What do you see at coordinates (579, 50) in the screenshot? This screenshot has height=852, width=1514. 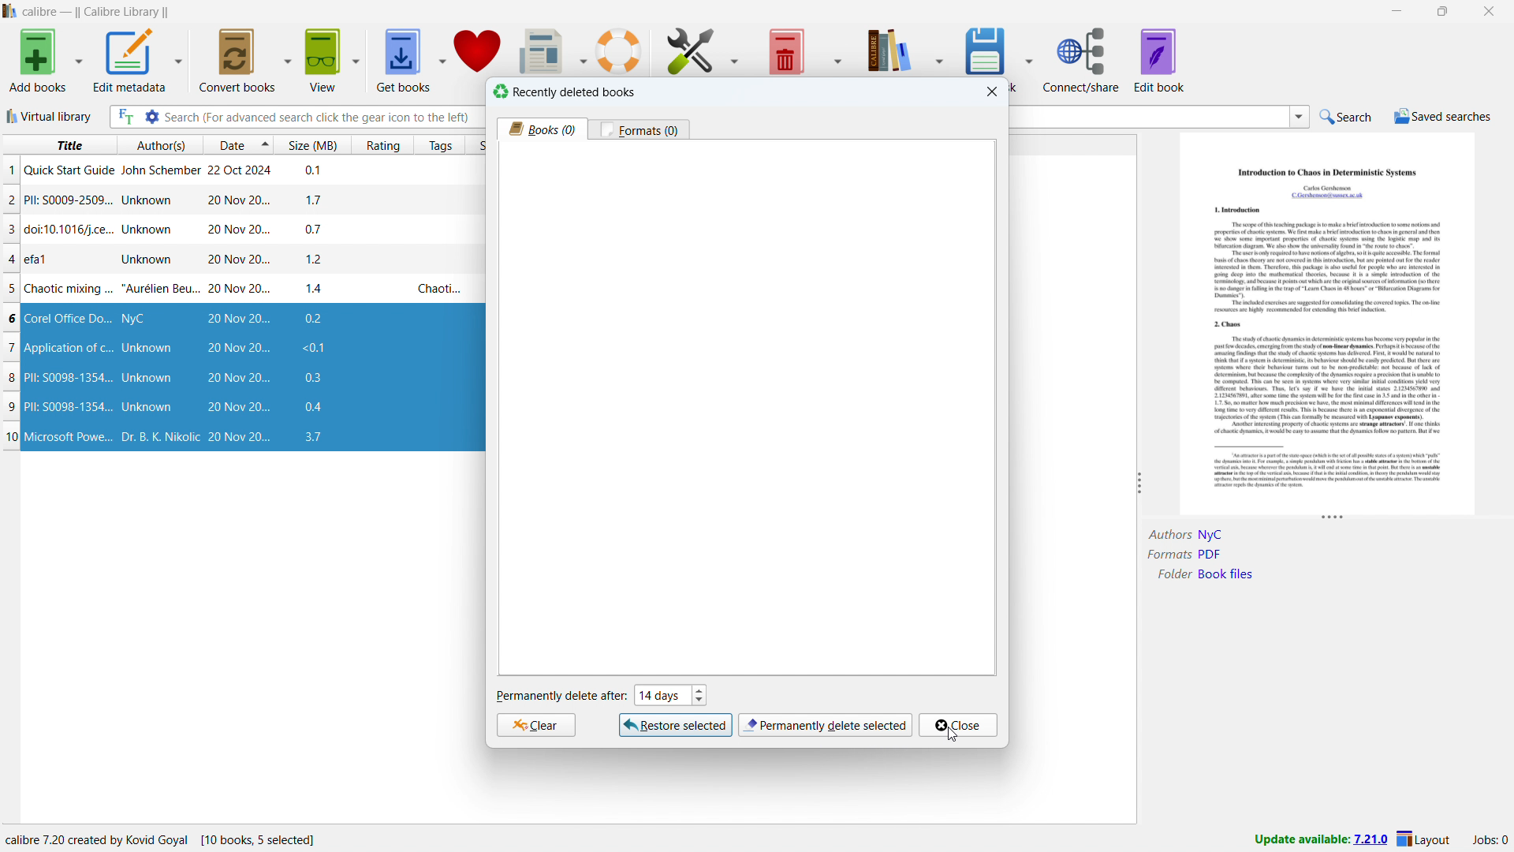 I see `fetch news options` at bounding box center [579, 50].